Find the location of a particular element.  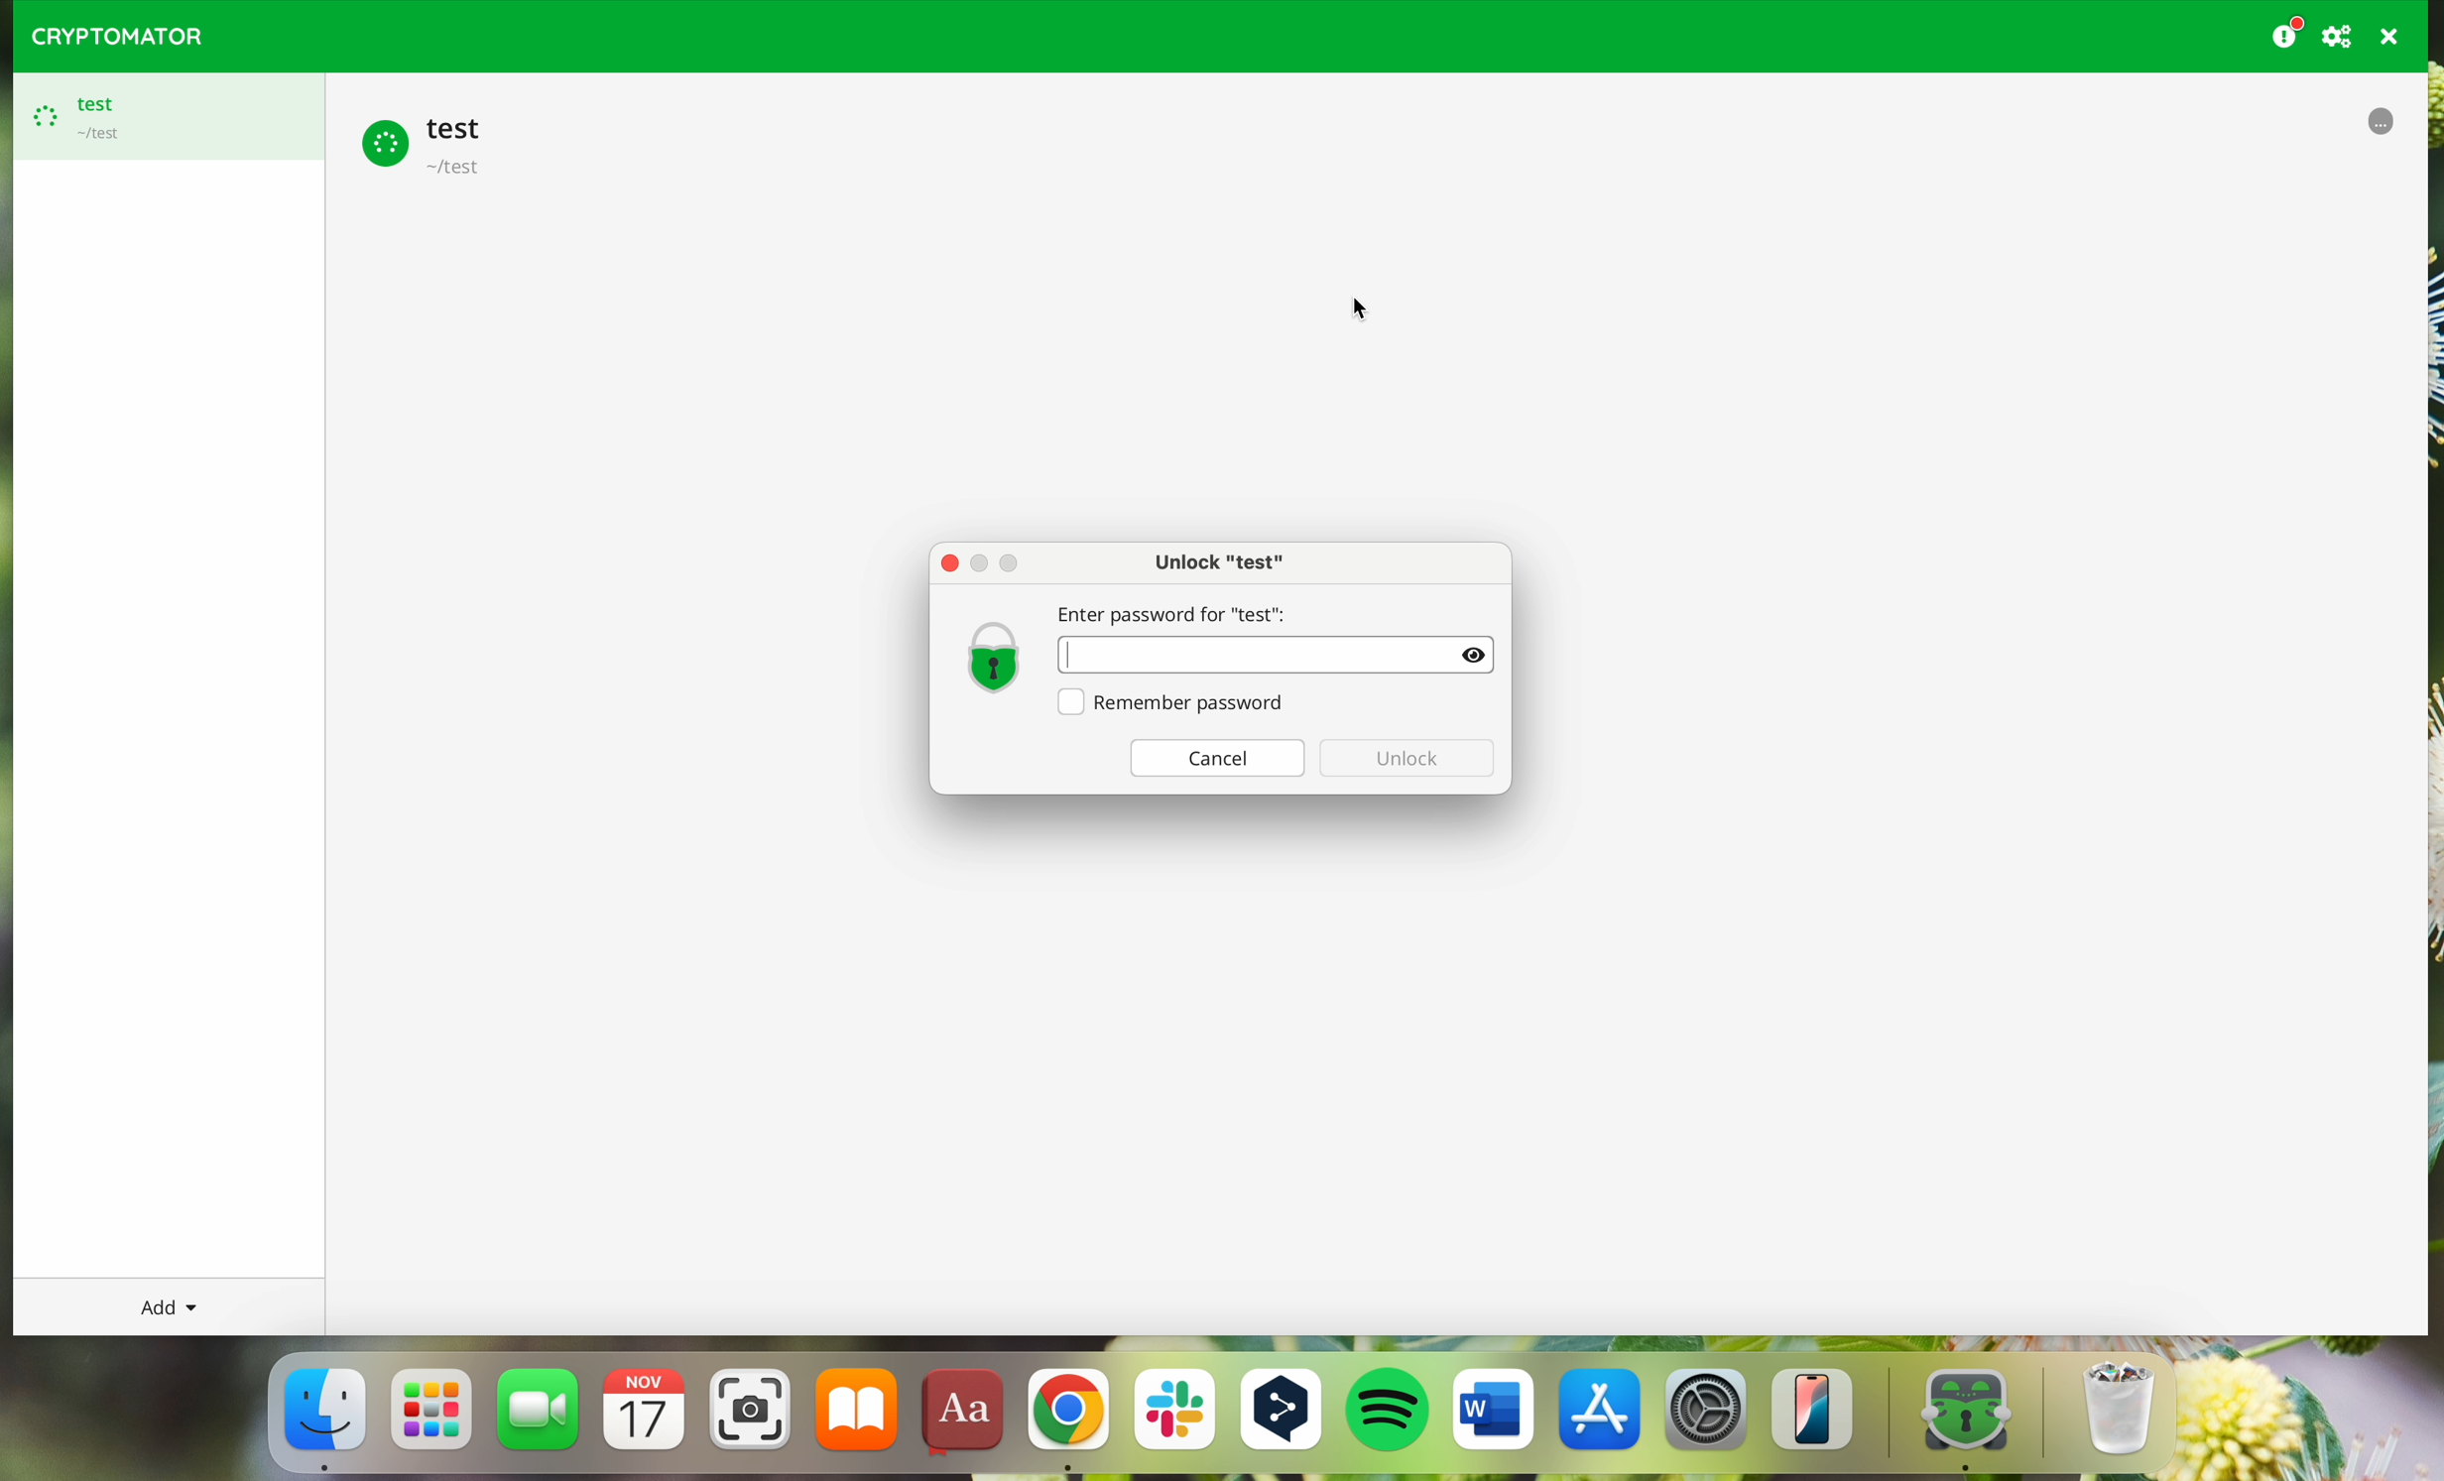

Remember password is located at coordinates (1176, 706).